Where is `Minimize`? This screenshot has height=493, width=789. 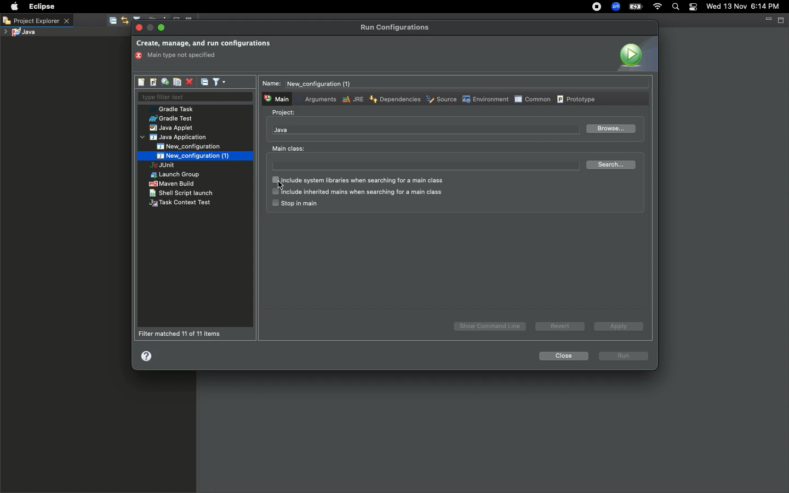 Minimize is located at coordinates (768, 19).